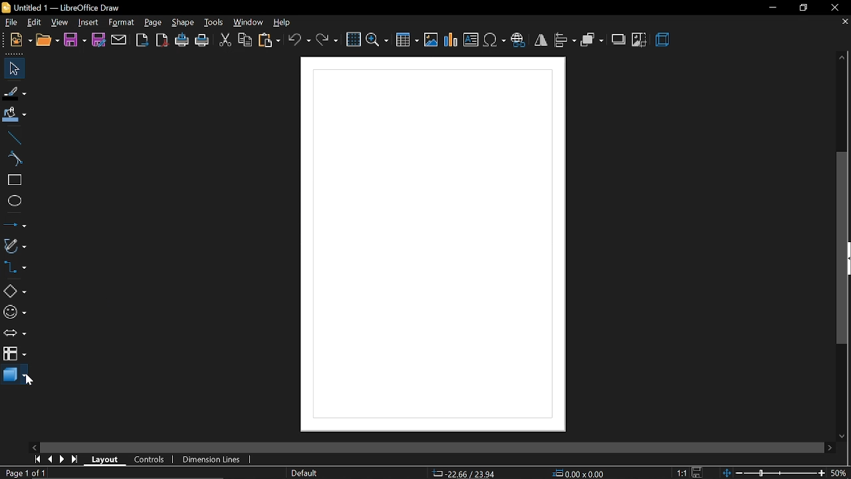  Describe the element at coordinates (520, 40) in the screenshot. I see `insert hyperlink` at that location.